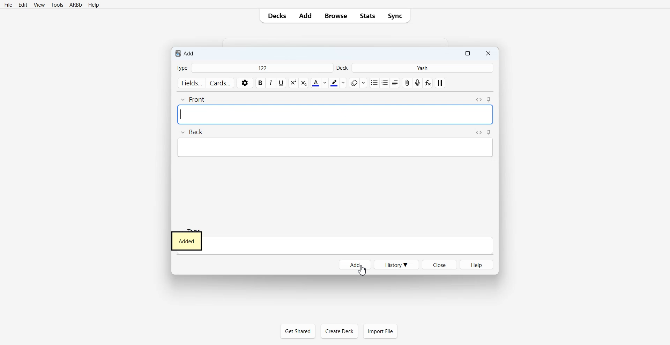  Describe the element at coordinates (192, 82) in the screenshot. I see `fields` at that location.